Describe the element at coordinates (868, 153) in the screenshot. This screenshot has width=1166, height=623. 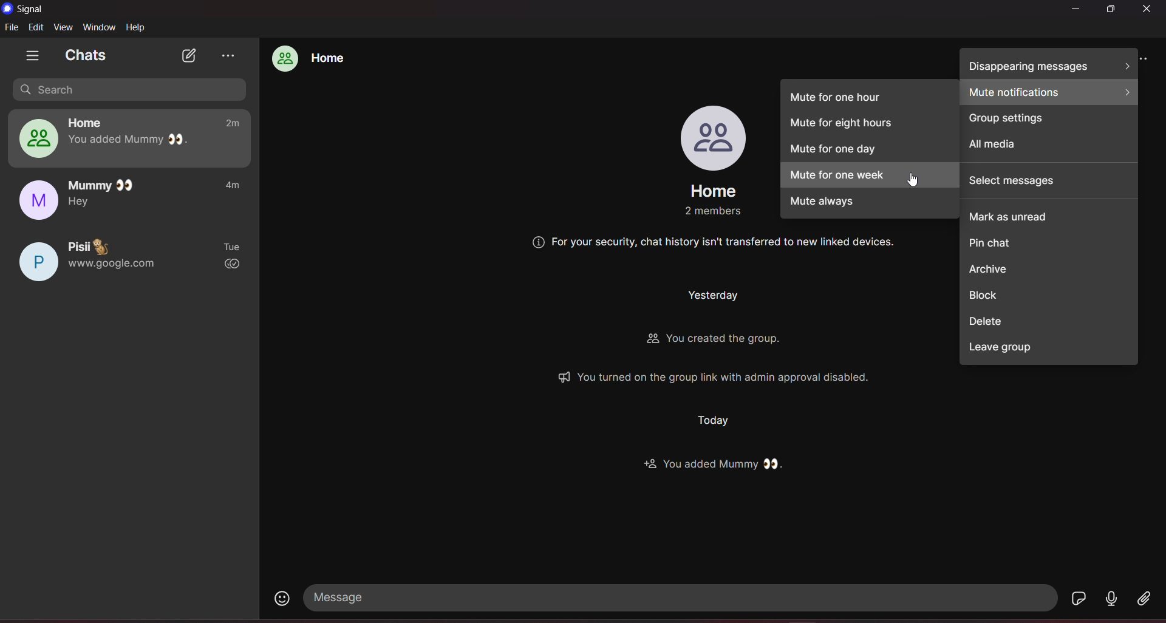
I see `mute for one day` at that location.